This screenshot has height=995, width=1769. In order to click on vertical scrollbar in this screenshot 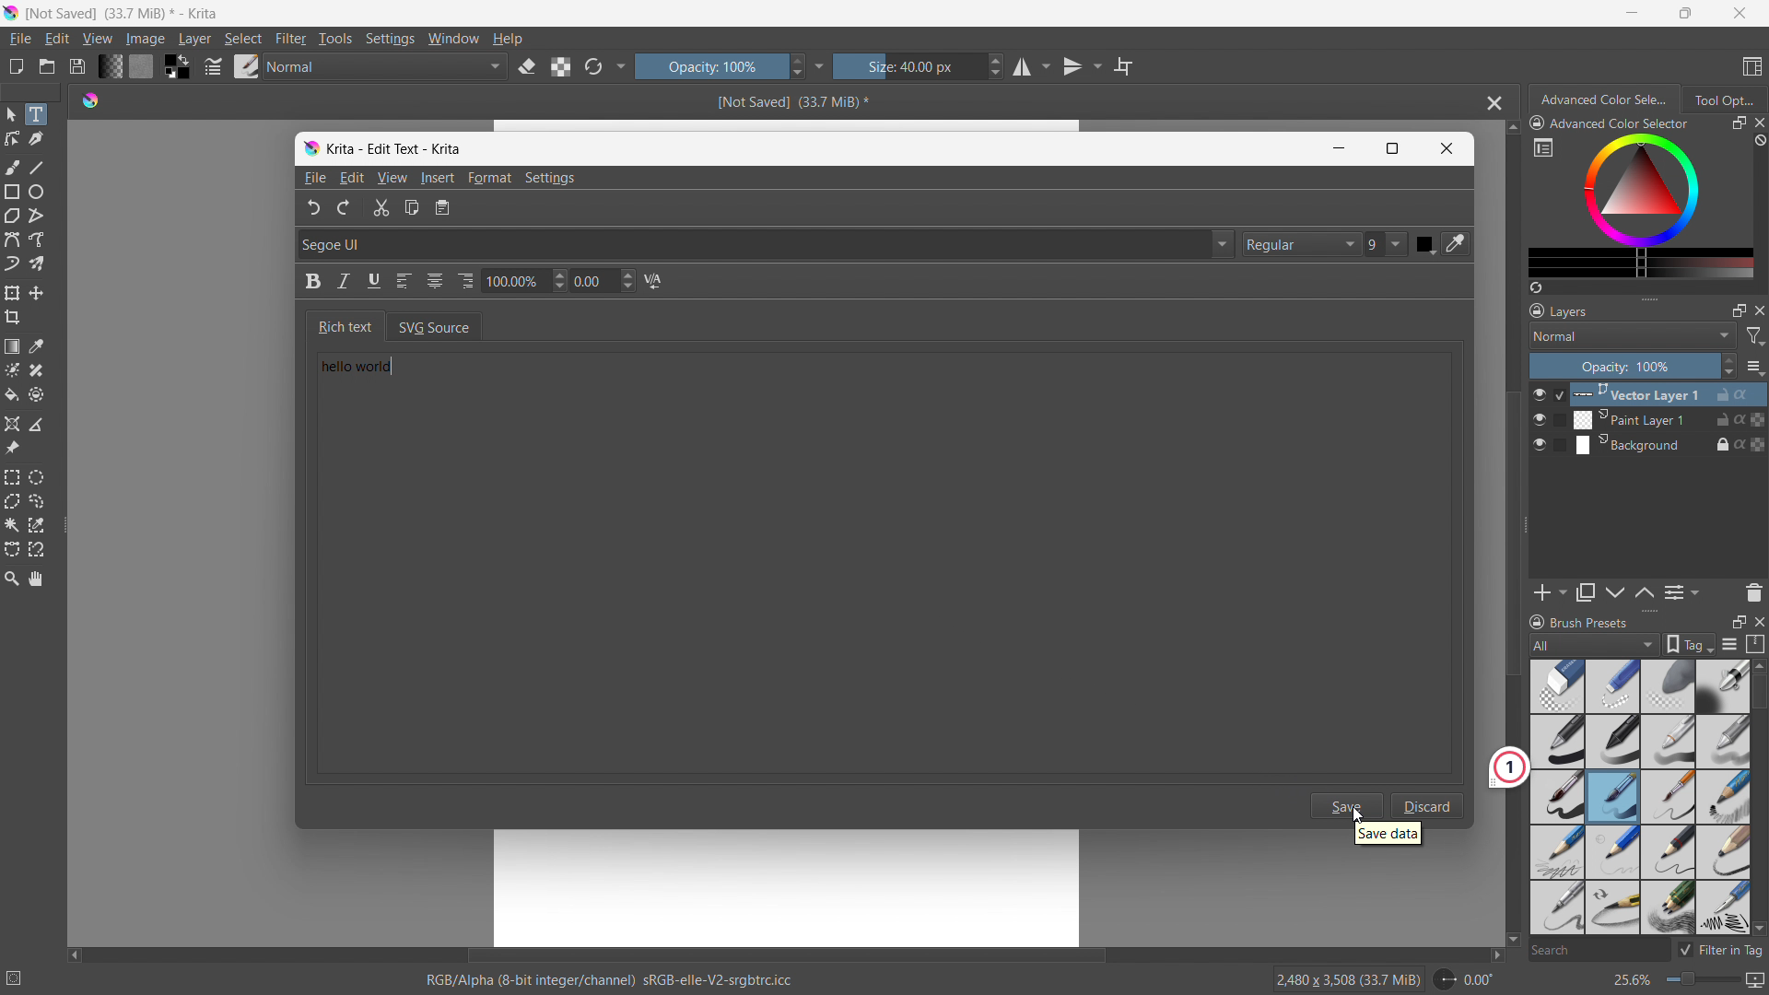, I will do `click(1507, 533)`.